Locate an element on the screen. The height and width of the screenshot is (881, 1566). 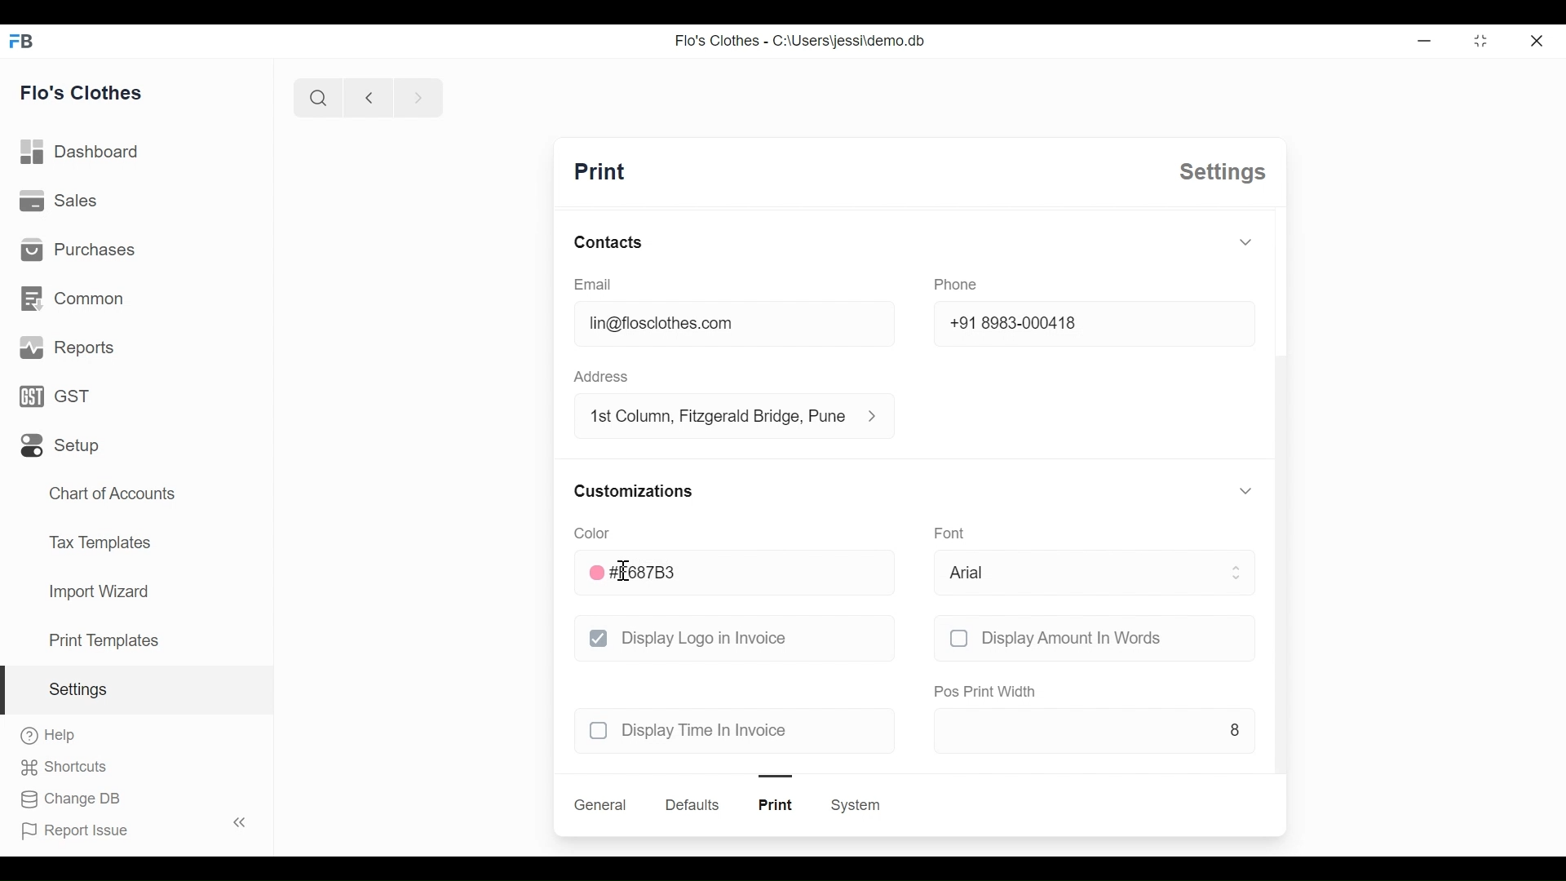
toggle between form and full width is located at coordinates (1481, 41).